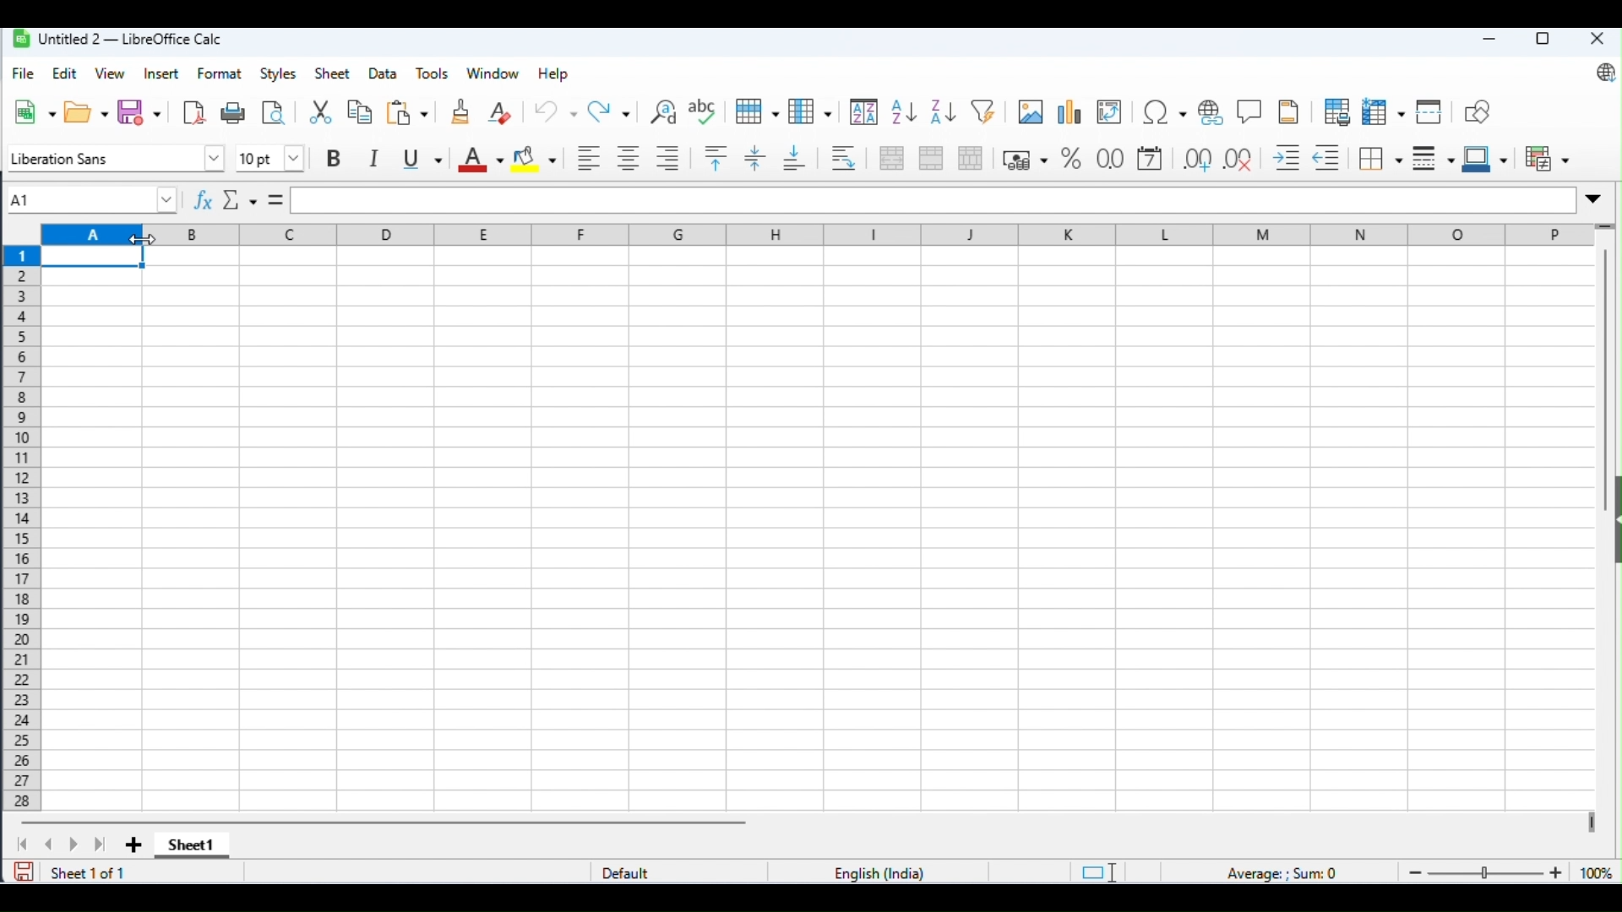  I want to click on insert hyperlink, so click(1250, 110).